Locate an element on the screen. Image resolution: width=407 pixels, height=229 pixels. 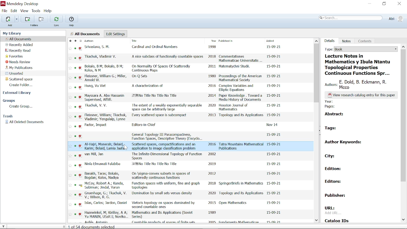
My publications is located at coordinates (19, 67).